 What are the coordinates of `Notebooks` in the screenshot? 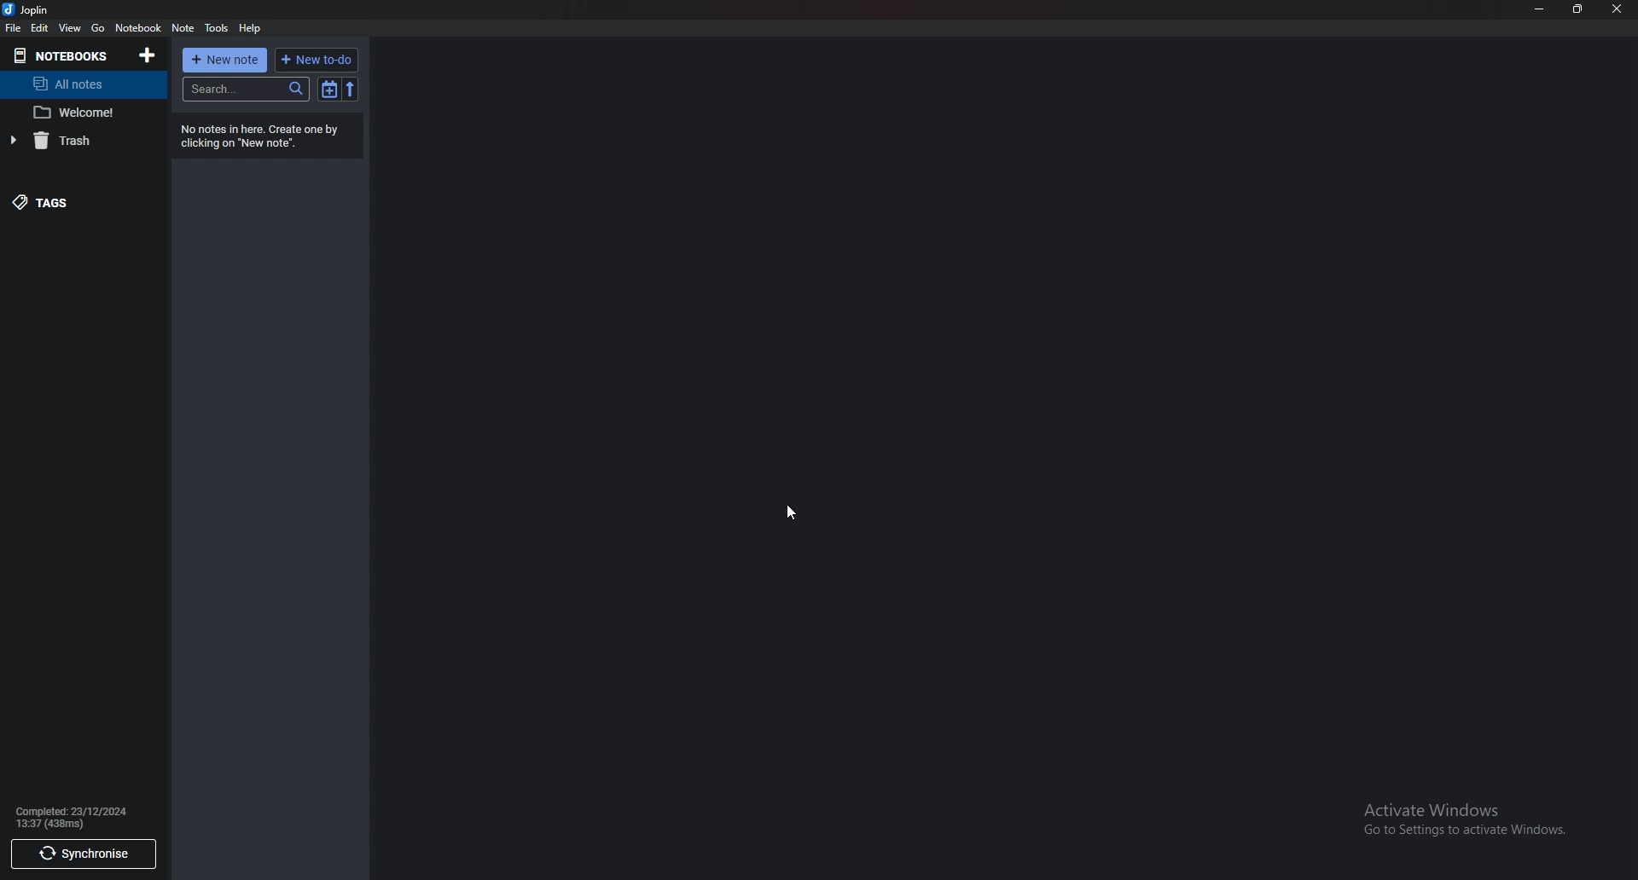 It's located at (68, 55).